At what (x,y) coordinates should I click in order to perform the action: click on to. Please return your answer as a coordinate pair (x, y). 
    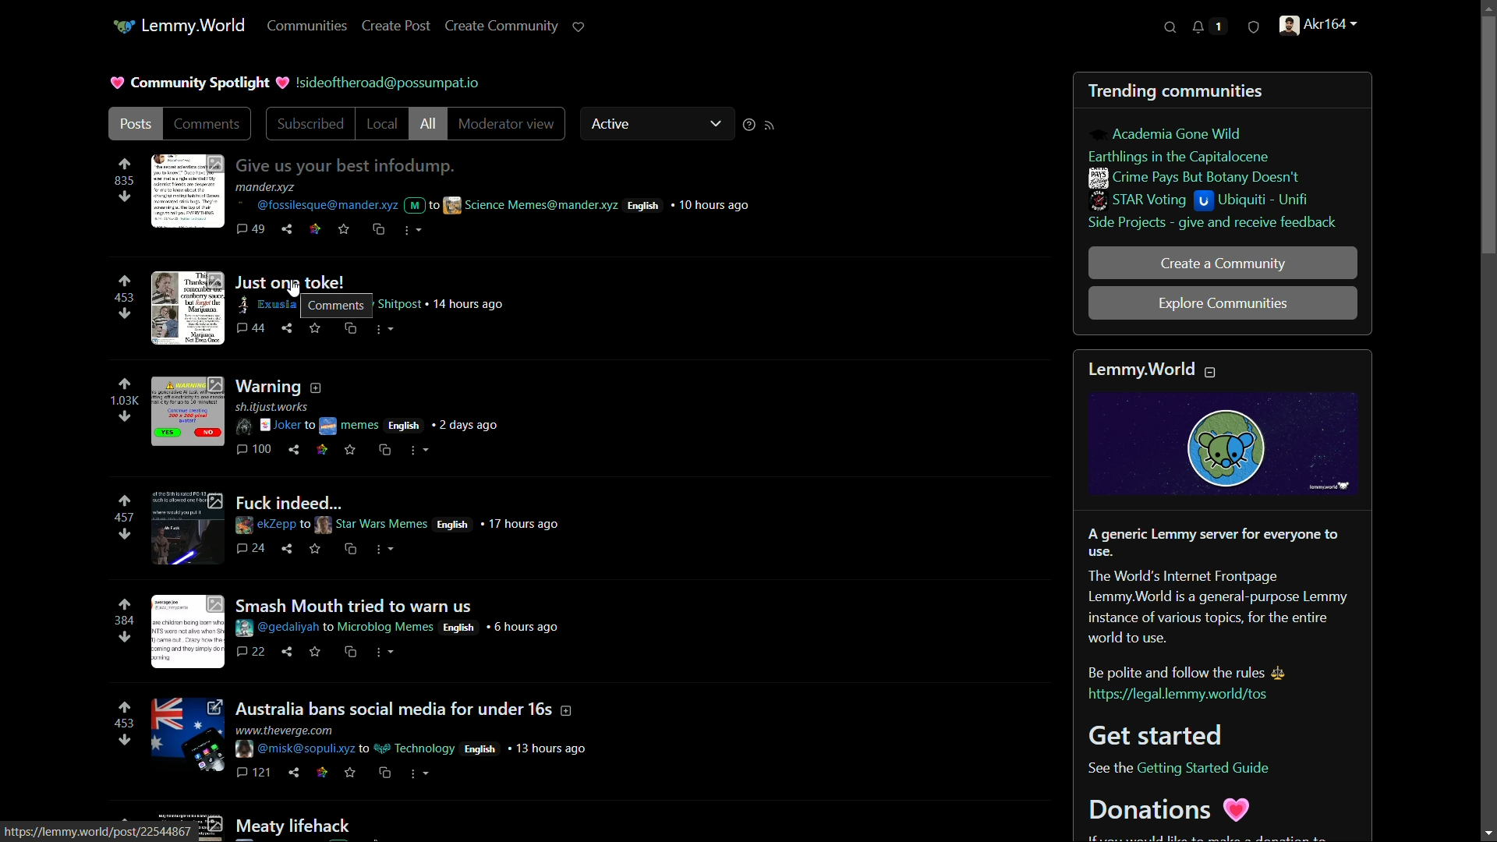
    Looking at the image, I should click on (326, 629).